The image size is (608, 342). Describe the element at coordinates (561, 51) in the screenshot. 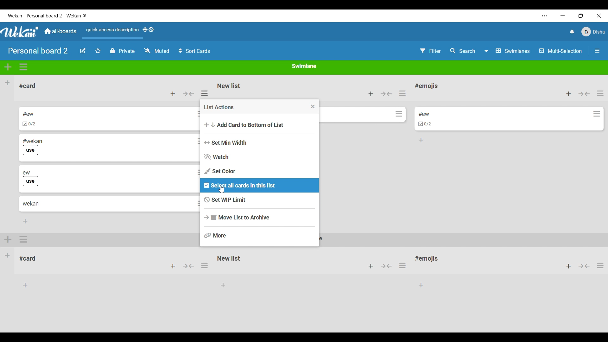

I see `Multi-selection` at that location.